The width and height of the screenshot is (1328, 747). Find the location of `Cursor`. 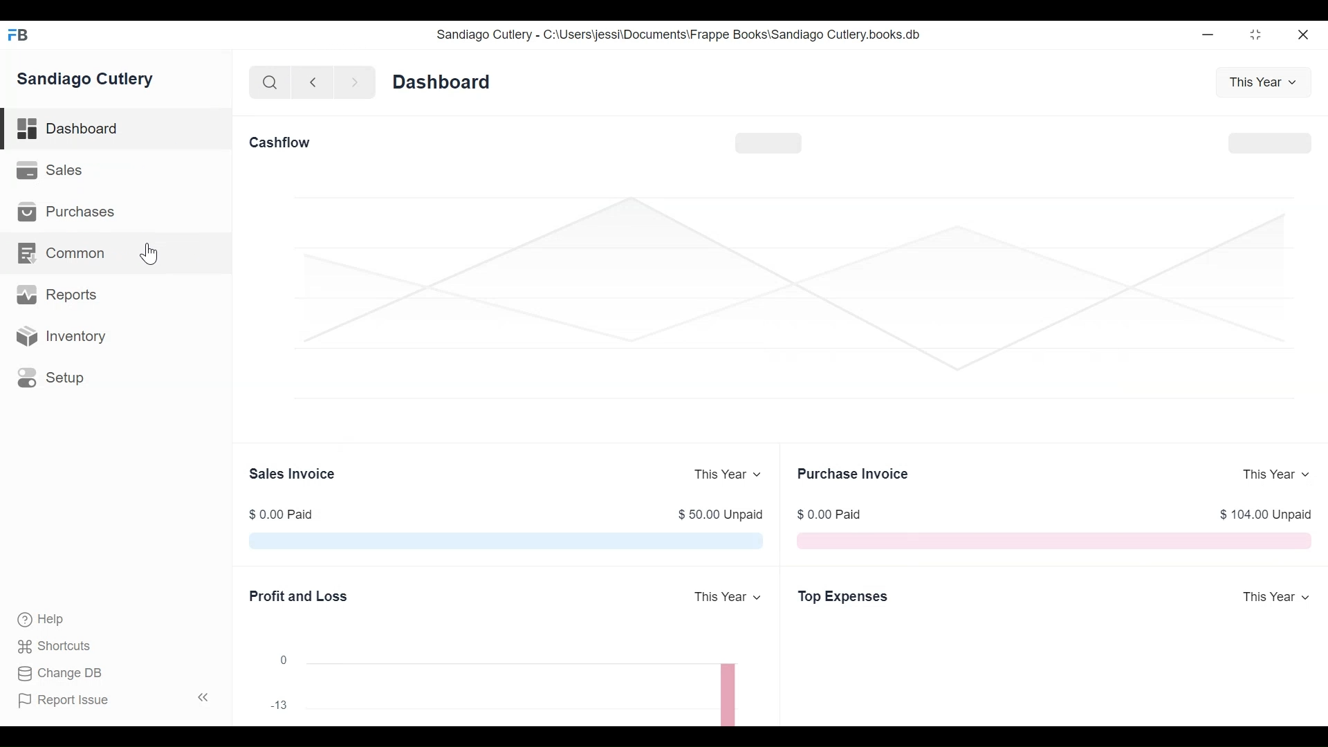

Cursor is located at coordinates (150, 254).